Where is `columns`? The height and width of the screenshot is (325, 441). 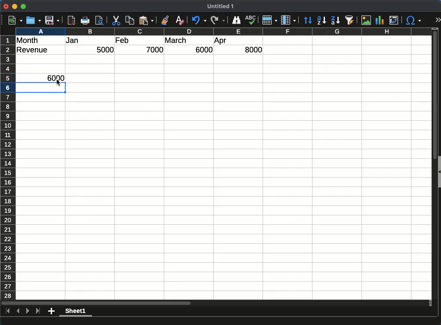 columns is located at coordinates (224, 31).